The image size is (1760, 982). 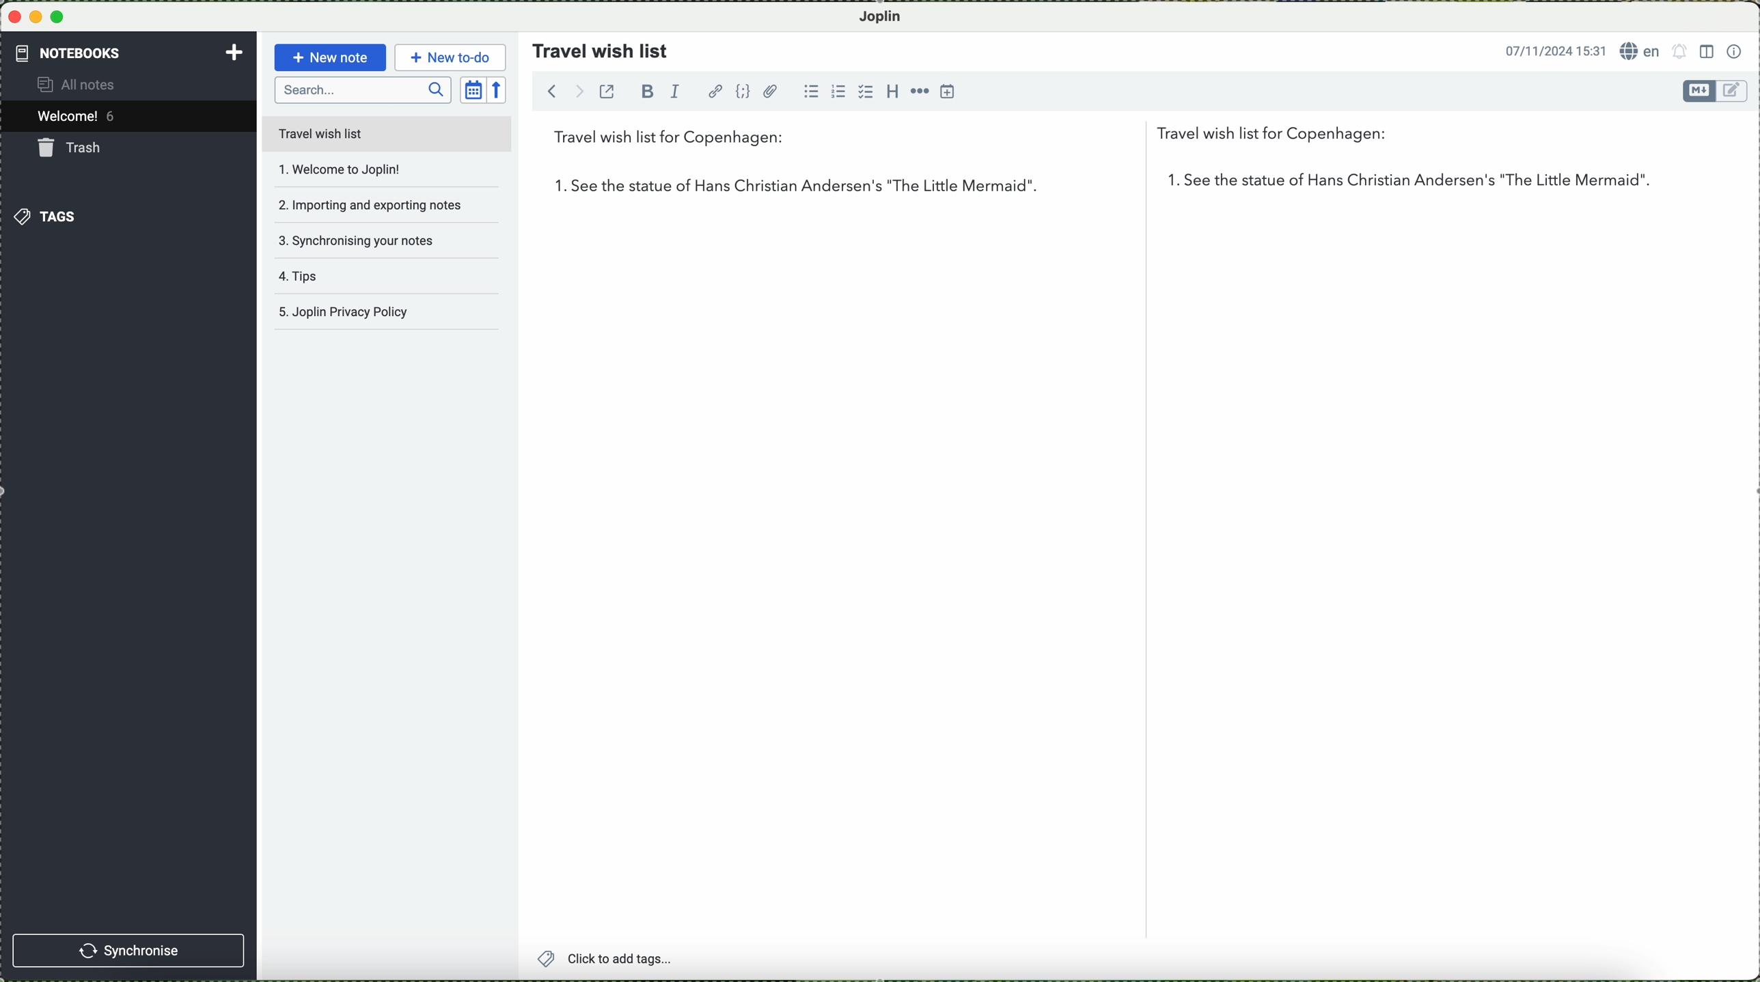 What do you see at coordinates (744, 92) in the screenshot?
I see `code` at bounding box center [744, 92].